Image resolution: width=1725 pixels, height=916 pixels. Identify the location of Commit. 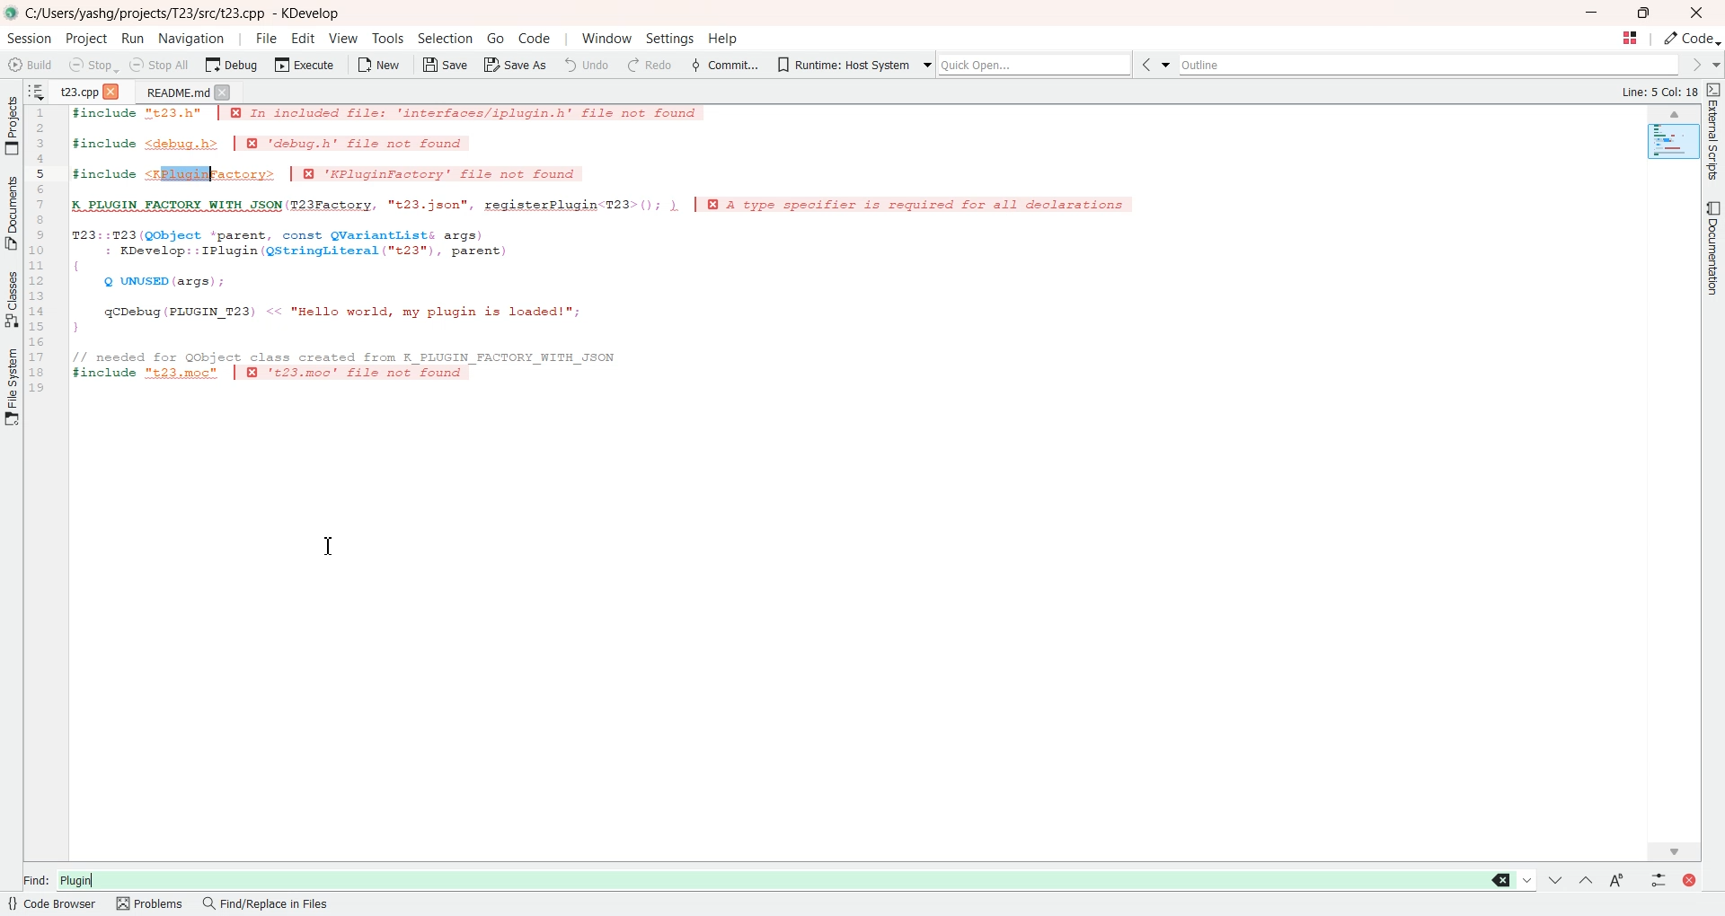
(723, 64).